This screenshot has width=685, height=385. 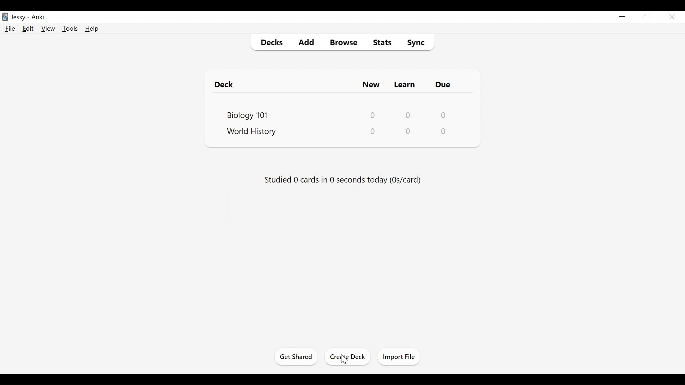 What do you see at coordinates (444, 85) in the screenshot?
I see `Due Card` at bounding box center [444, 85].